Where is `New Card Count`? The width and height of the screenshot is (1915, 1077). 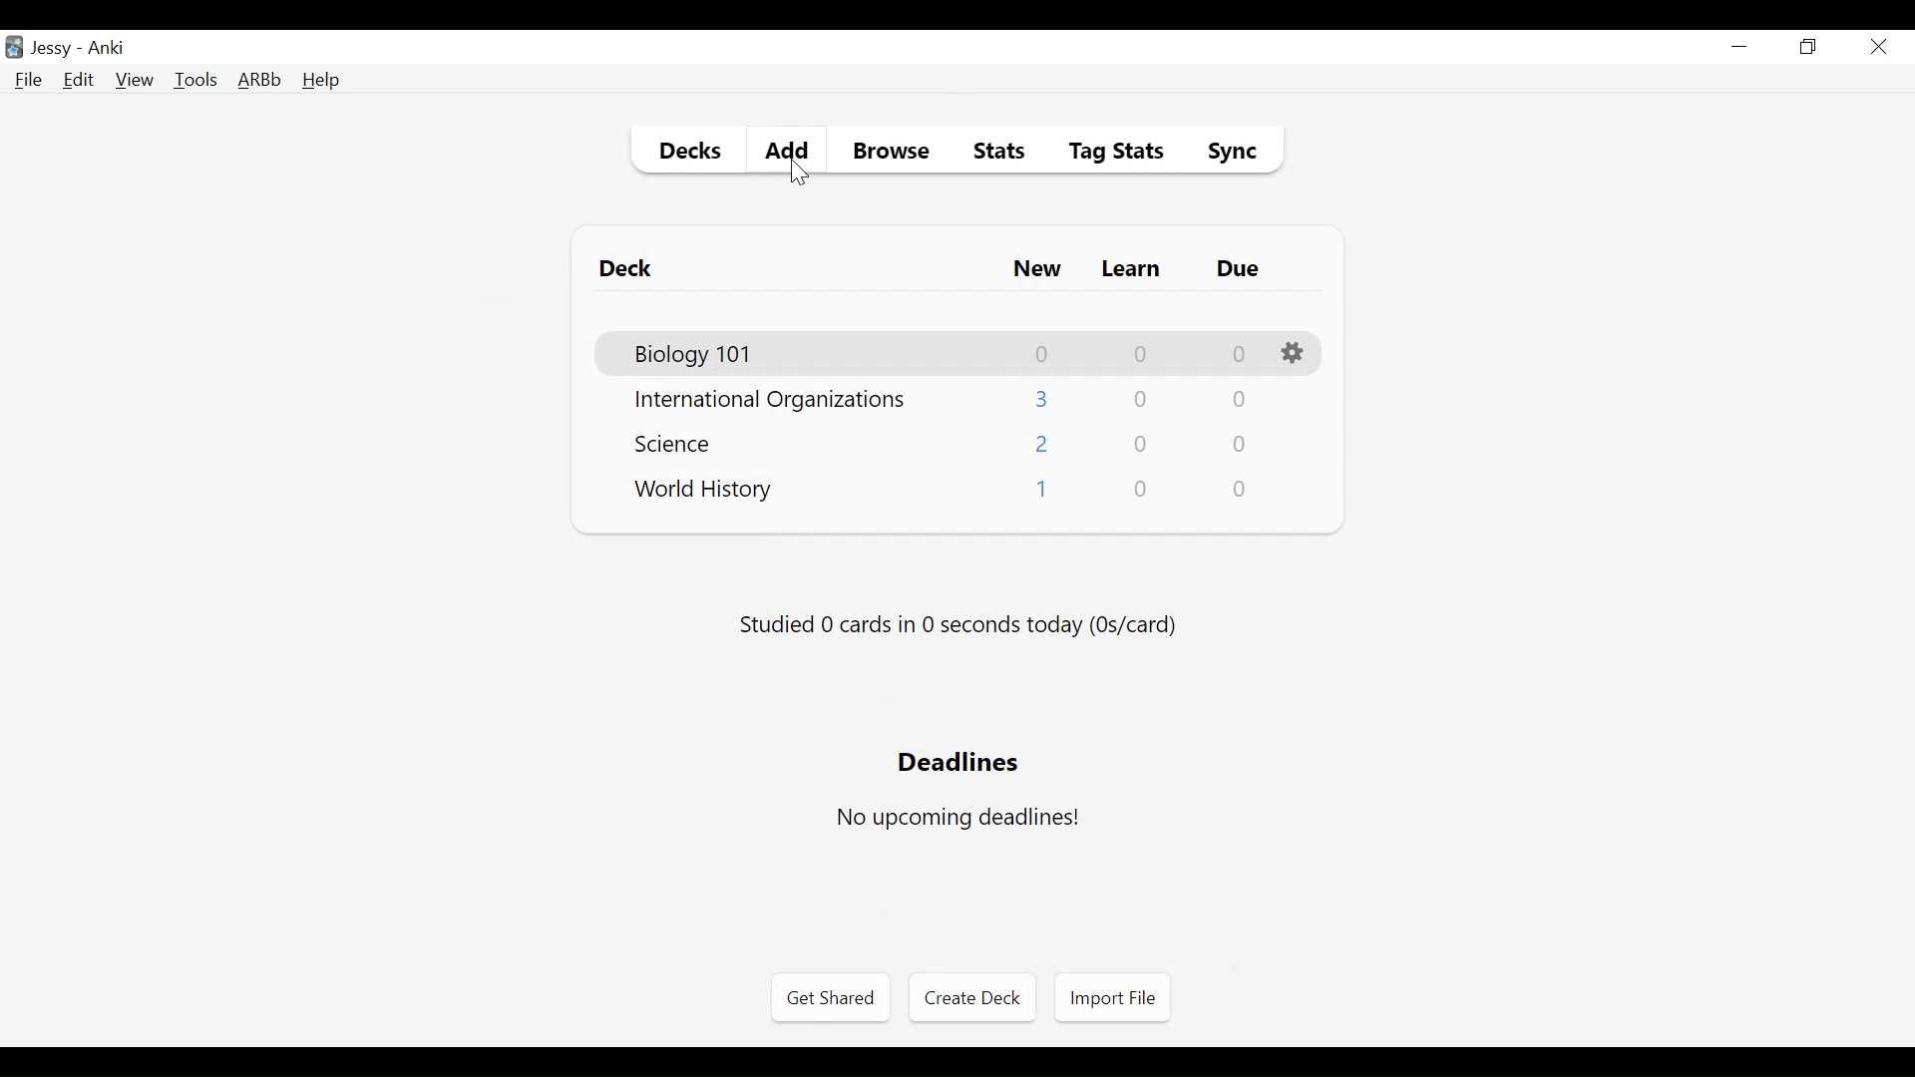 New Card Count is located at coordinates (1043, 446).